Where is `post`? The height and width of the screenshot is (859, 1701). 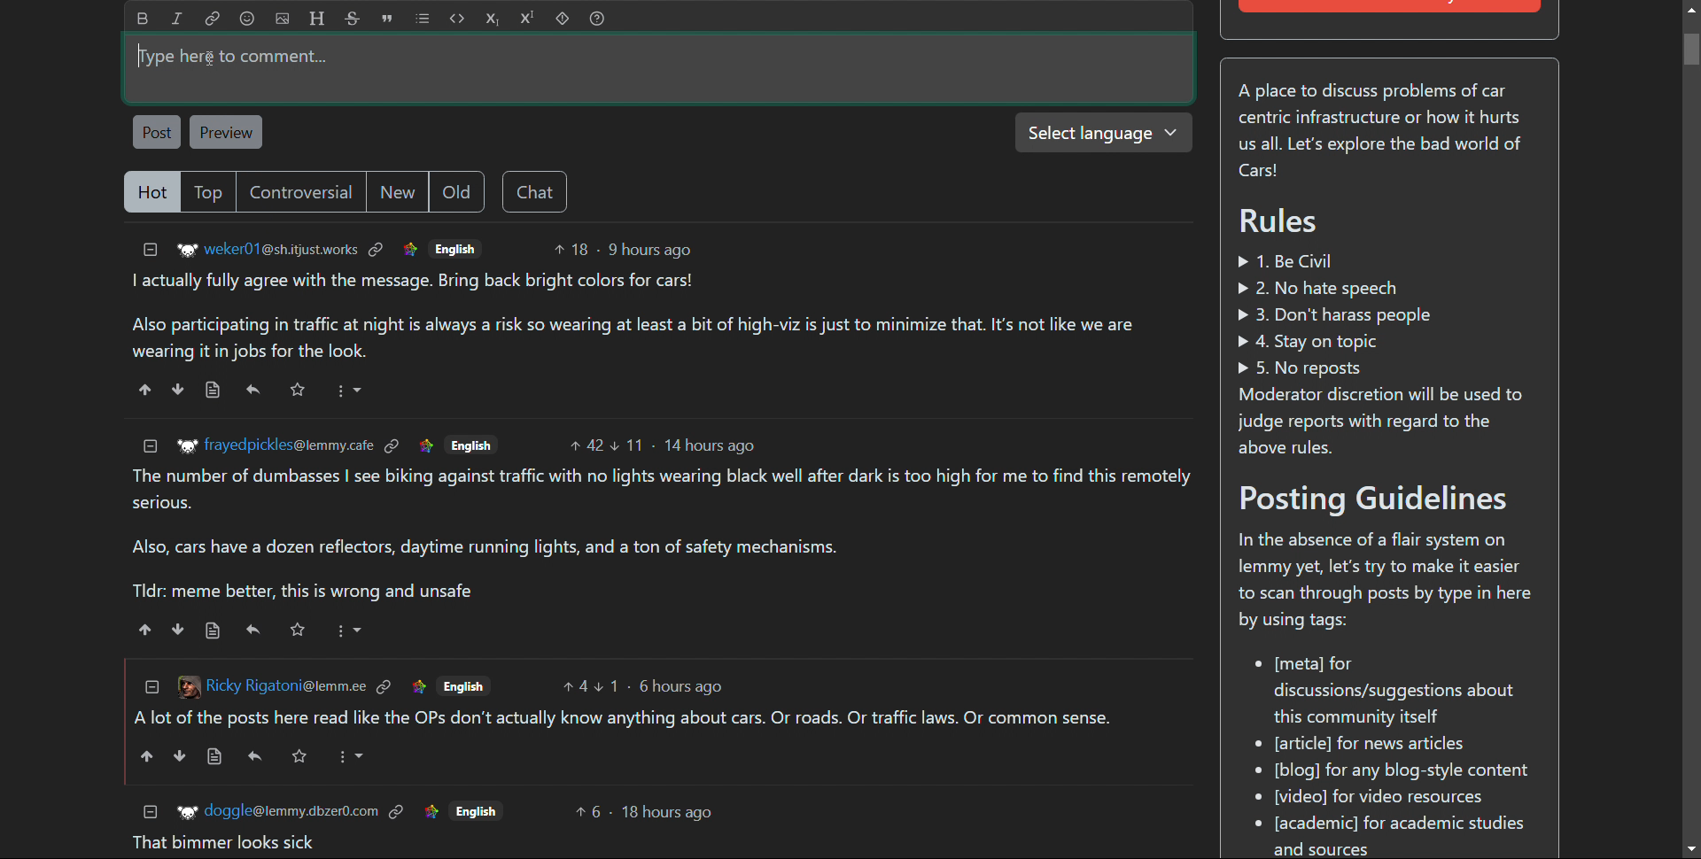
post is located at coordinates (157, 133).